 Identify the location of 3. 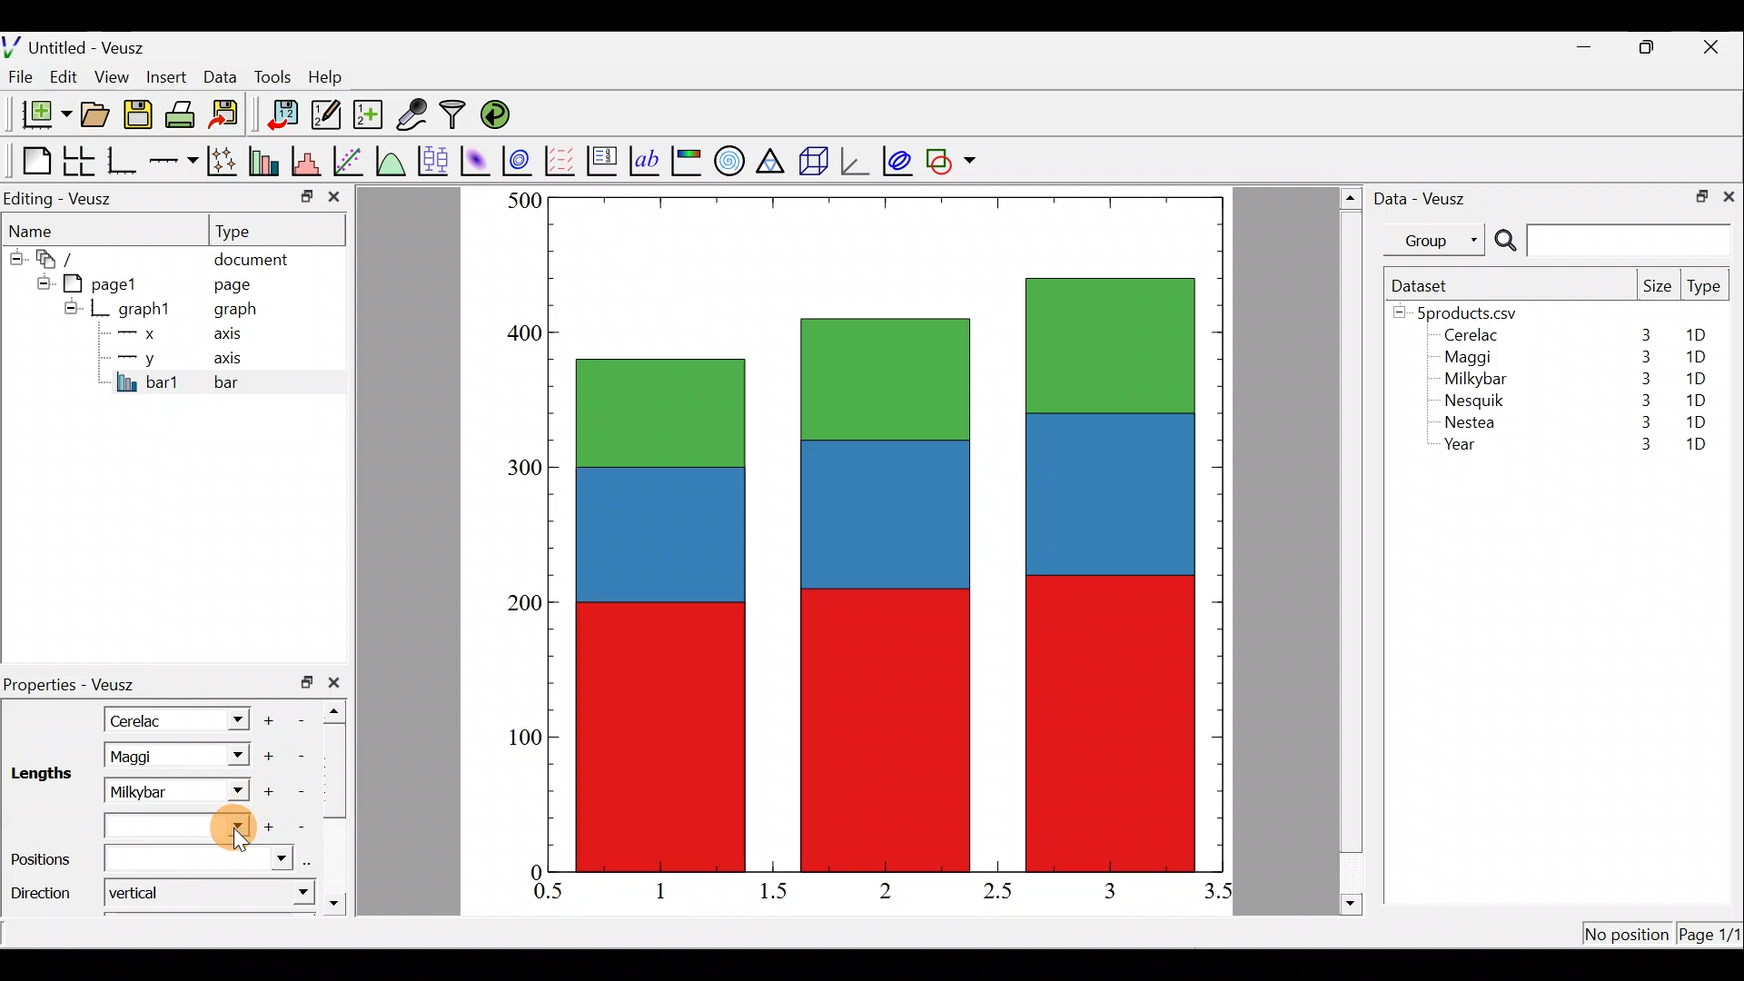
(1641, 425).